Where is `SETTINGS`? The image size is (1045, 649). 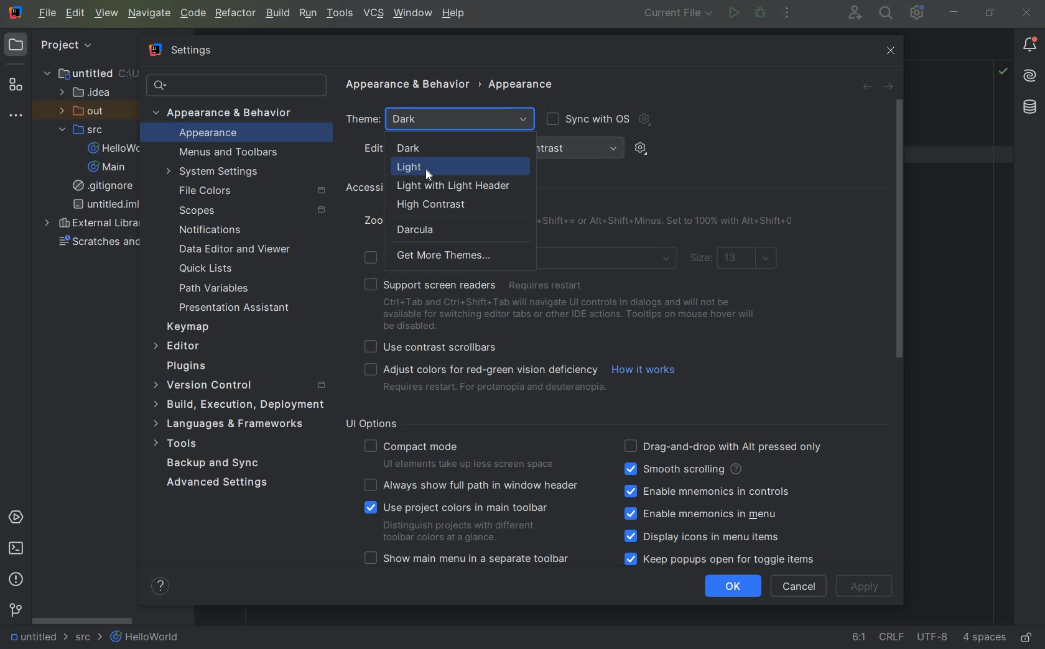 SETTINGS is located at coordinates (179, 48).